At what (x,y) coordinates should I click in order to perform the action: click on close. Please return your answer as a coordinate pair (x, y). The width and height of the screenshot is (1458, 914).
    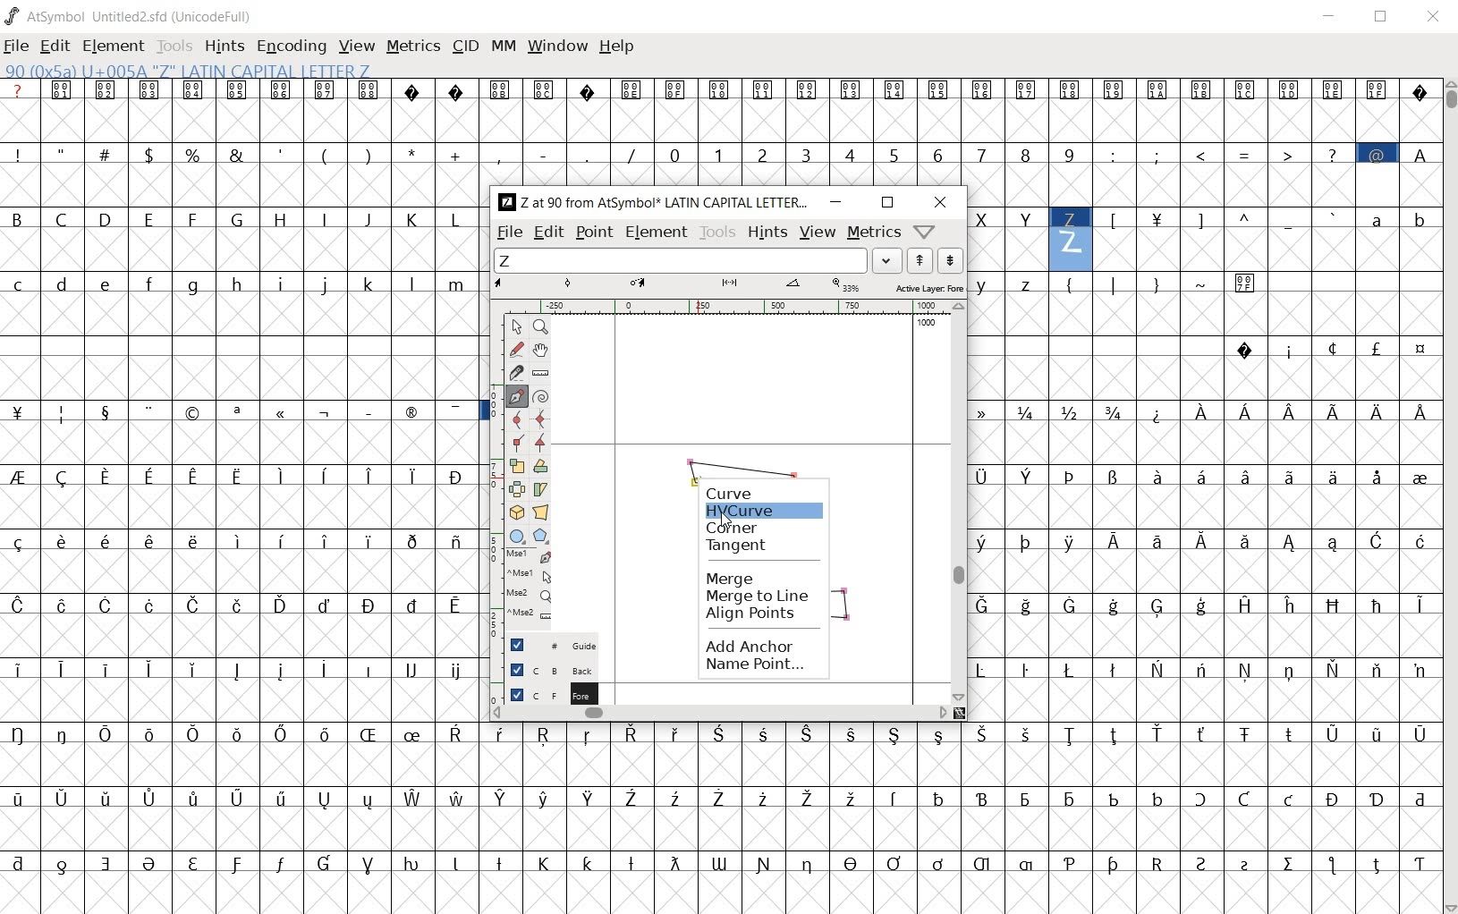
    Looking at the image, I should click on (941, 204).